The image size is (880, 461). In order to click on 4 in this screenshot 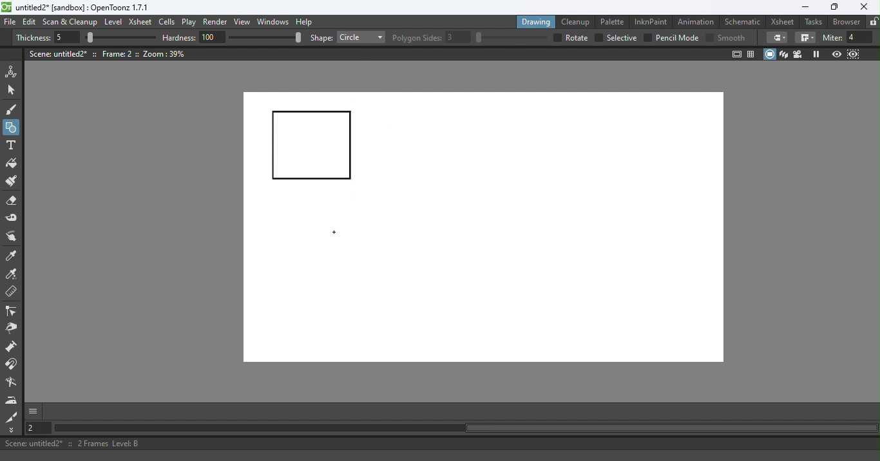, I will do `click(860, 37)`.